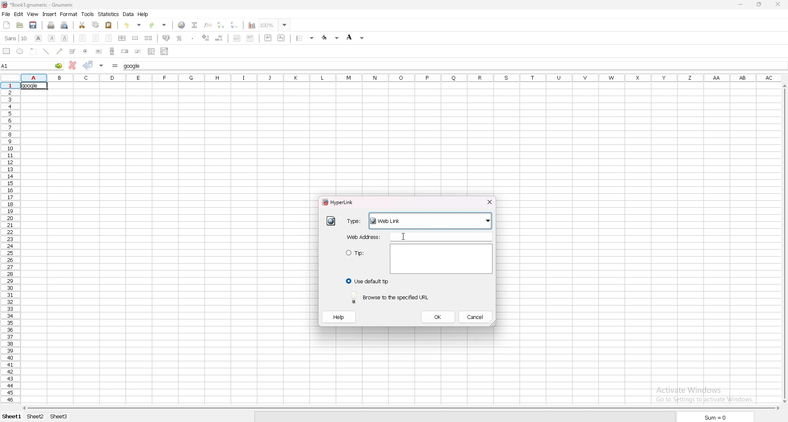 This screenshot has height=422, width=788. I want to click on Activate Windows Go to settings to activate windows, so click(710, 393).